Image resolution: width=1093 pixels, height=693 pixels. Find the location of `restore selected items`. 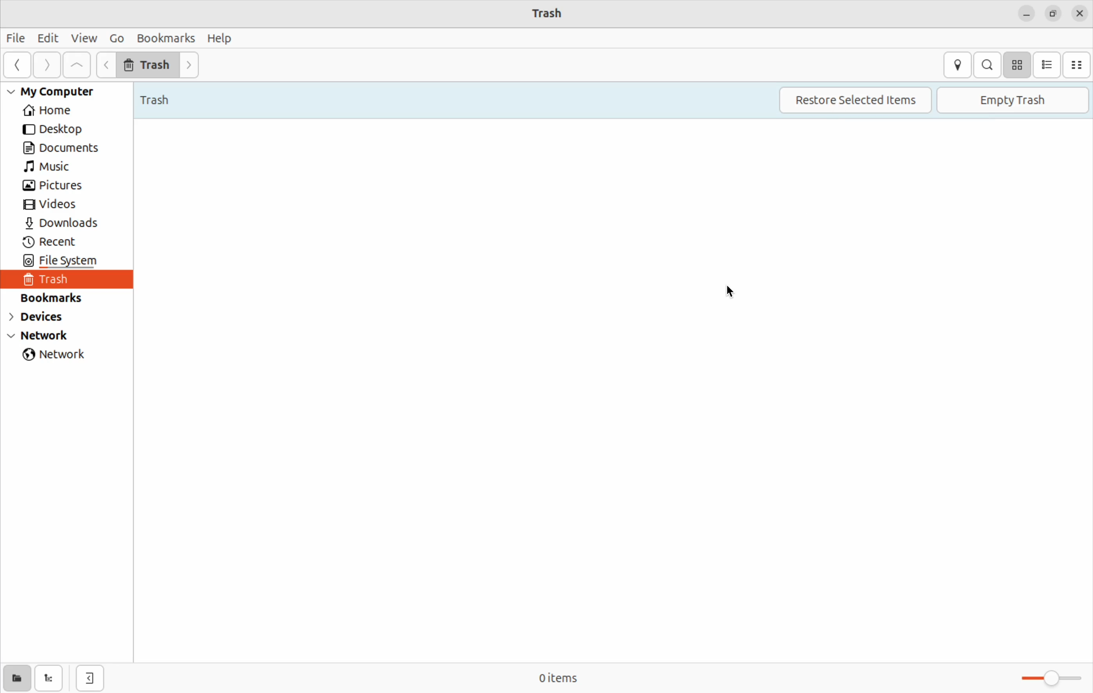

restore selected items is located at coordinates (854, 101).